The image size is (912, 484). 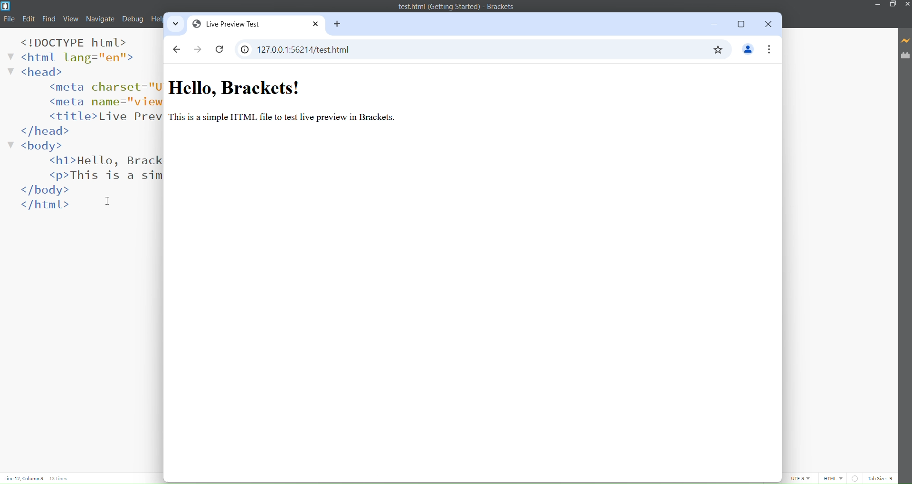 What do you see at coordinates (832, 479) in the screenshot?
I see `File Type` at bounding box center [832, 479].